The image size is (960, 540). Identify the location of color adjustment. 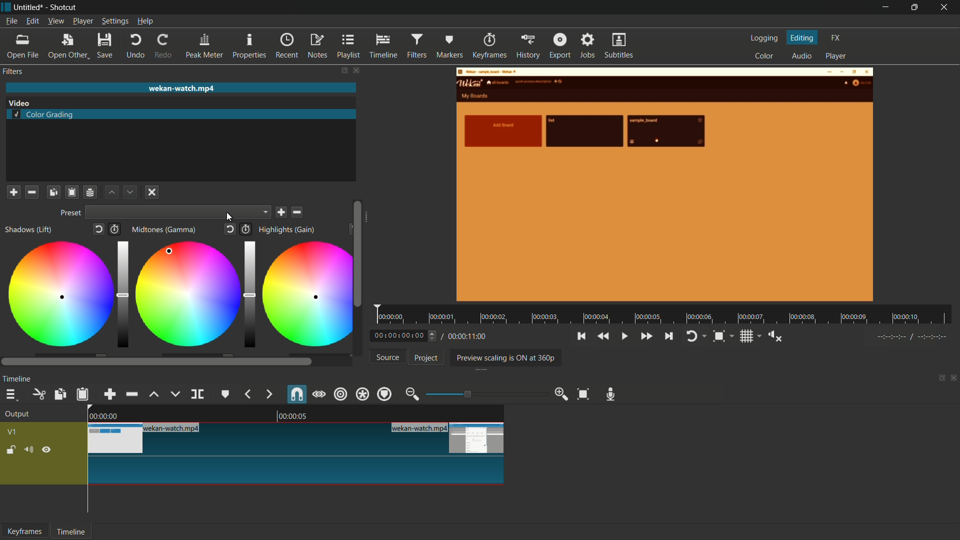
(58, 295).